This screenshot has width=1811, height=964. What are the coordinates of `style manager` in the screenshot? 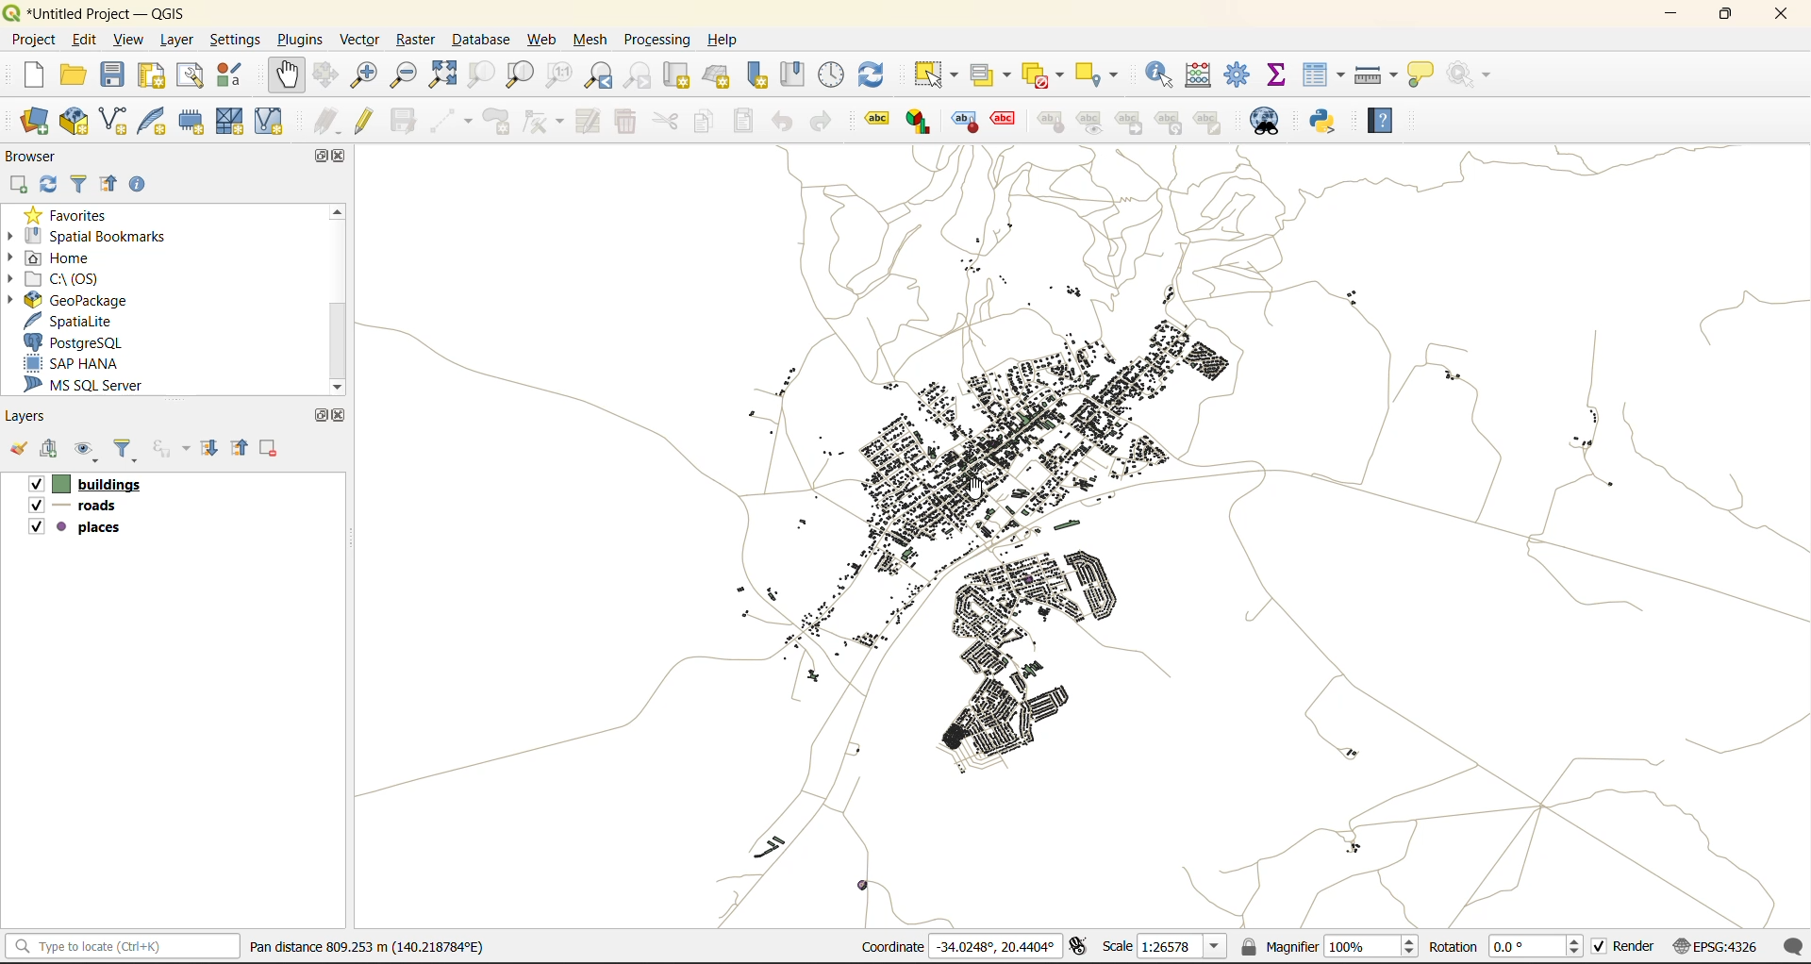 It's located at (236, 73).